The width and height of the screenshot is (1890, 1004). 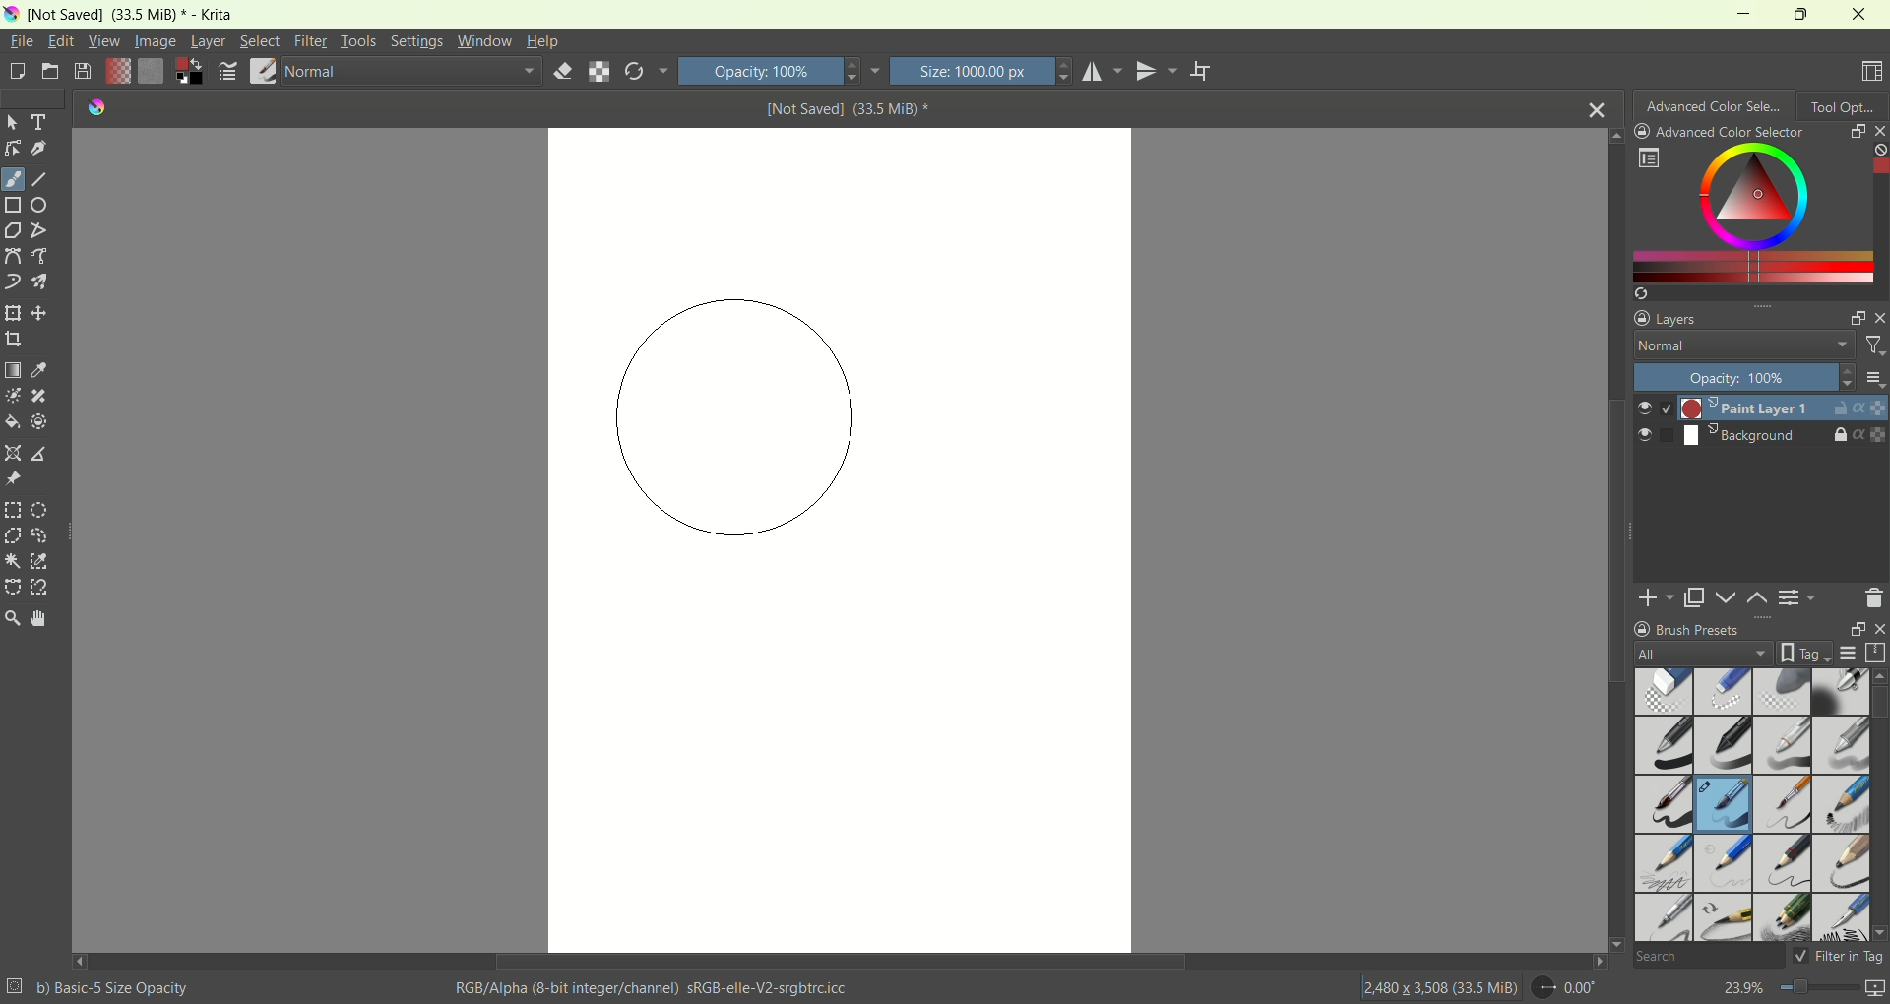 What do you see at coordinates (1661, 865) in the screenshot?
I see `pencil 2b` at bounding box center [1661, 865].